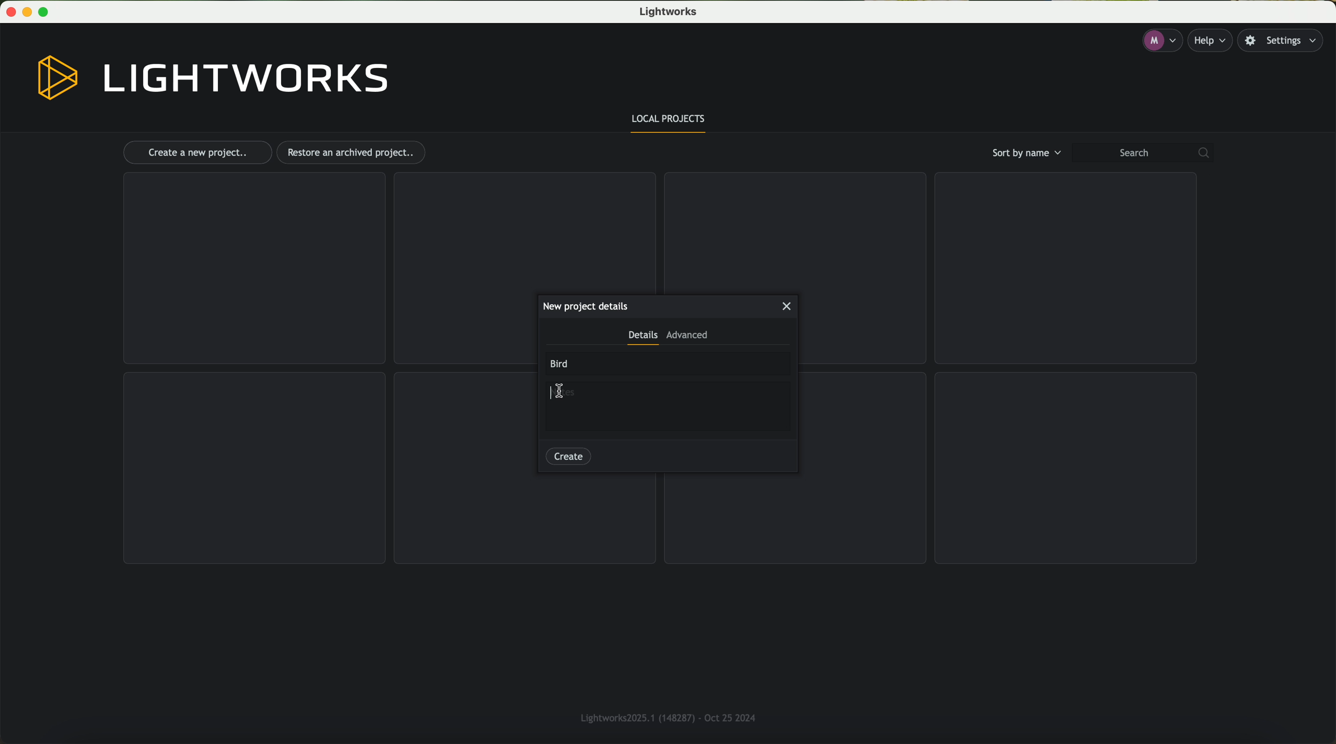  What do you see at coordinates (29, 12) in the screenshot?
I see `minimize` at bounding box center [29, 12].